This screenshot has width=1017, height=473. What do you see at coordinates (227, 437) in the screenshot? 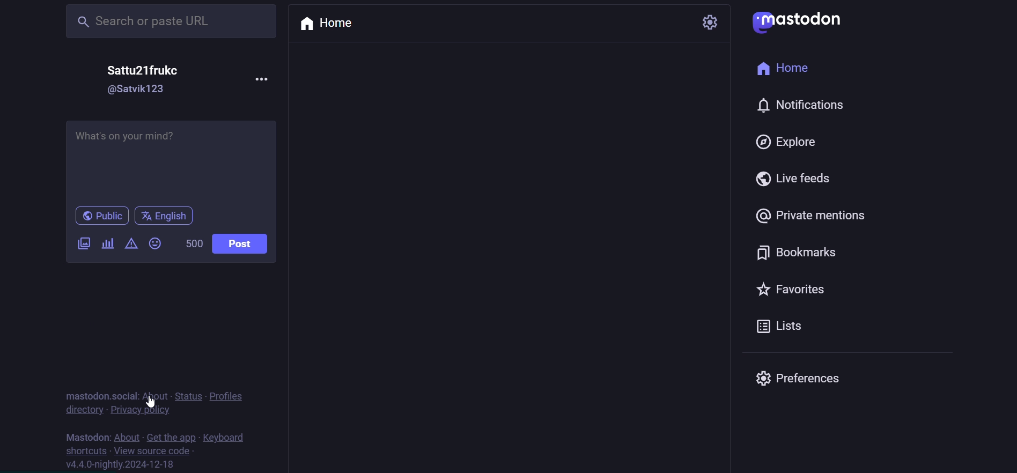
I see `keyboard` at bounding box center [227, 437].